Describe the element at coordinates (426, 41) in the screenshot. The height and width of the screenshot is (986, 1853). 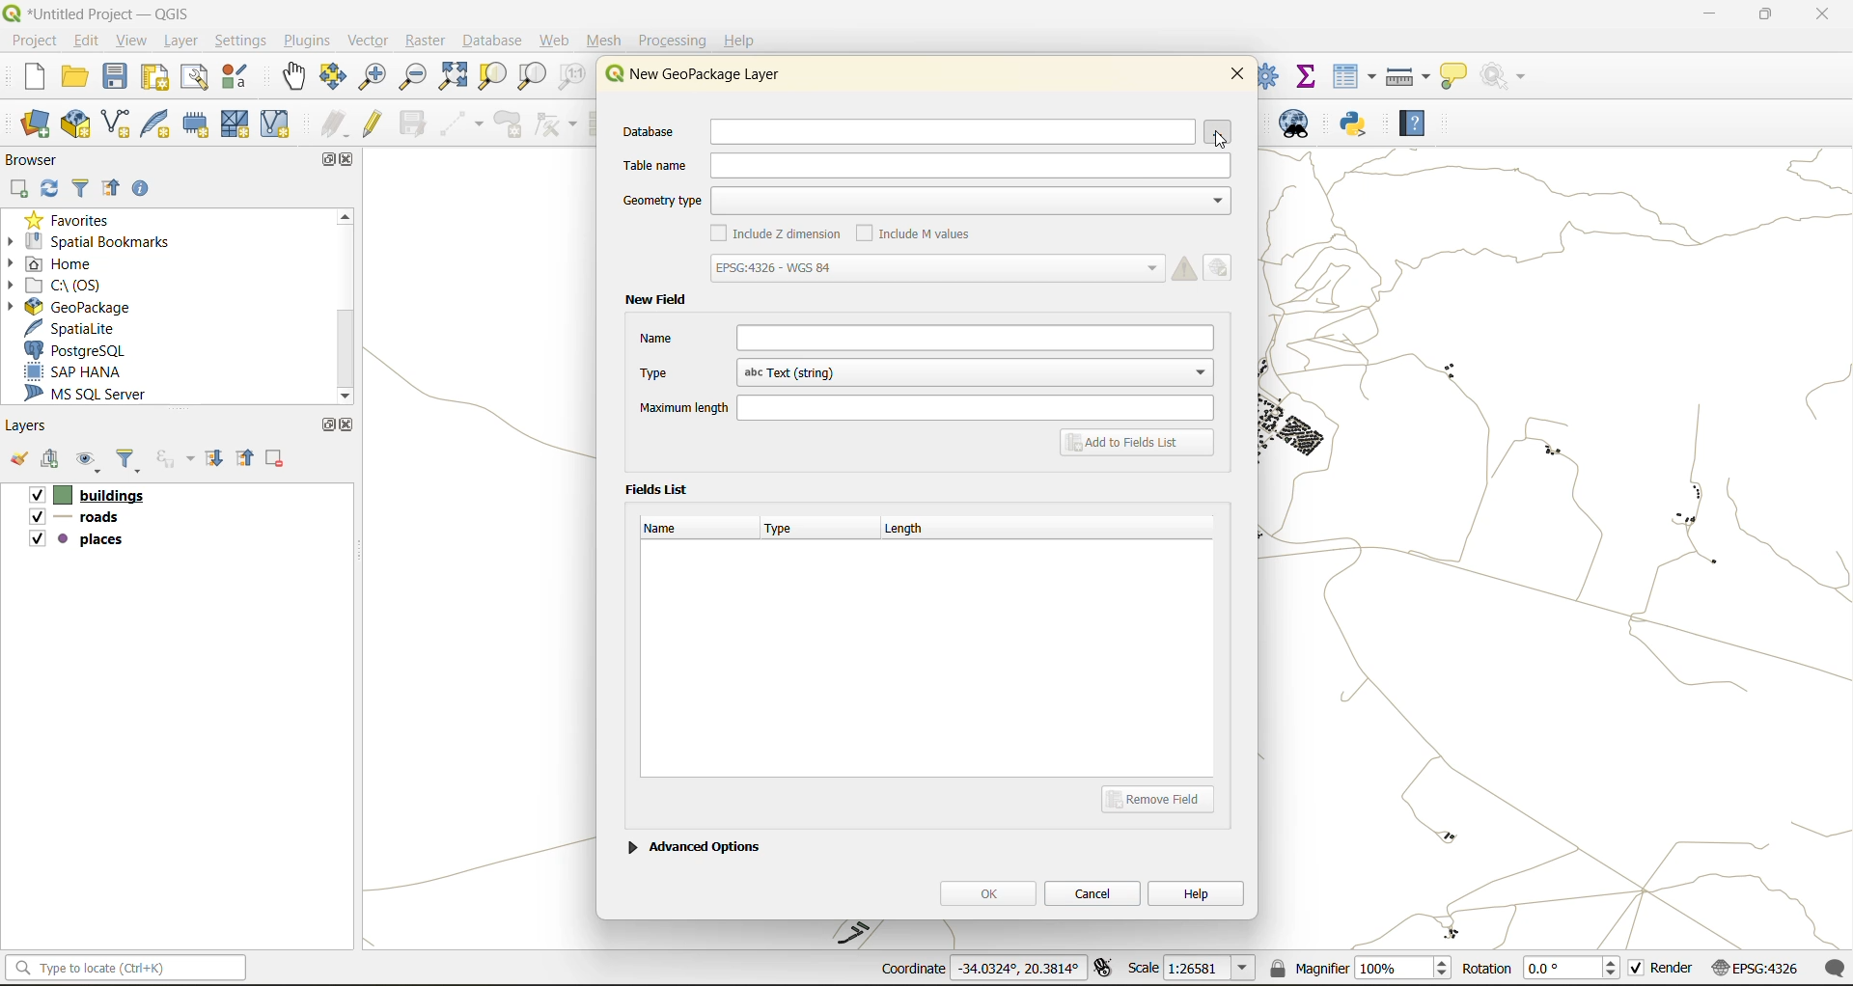
I see `raster` at that location.